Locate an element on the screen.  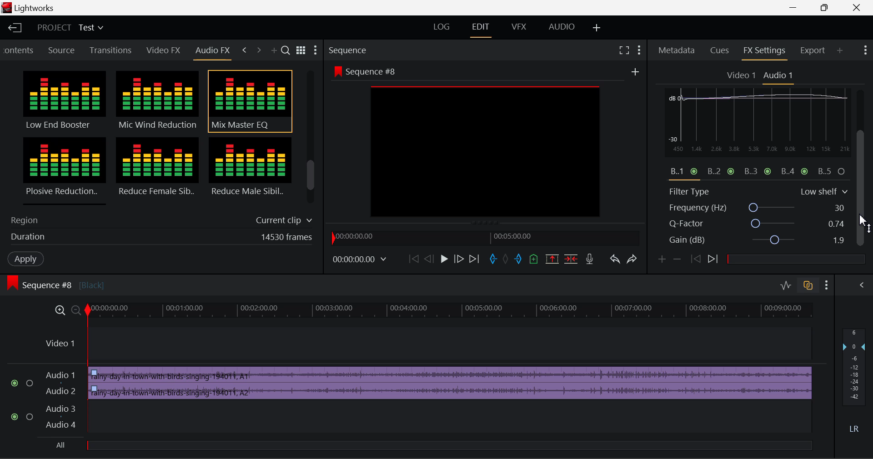
Restore Down is located at coordinates (797, 8).